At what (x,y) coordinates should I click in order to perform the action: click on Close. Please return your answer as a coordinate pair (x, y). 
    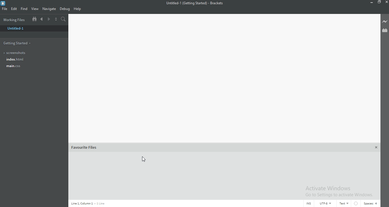
    Looking at the image, I should click on (386, 2).